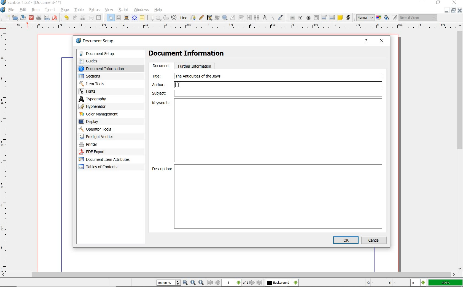 Image resolution: width=463 pixels, height=287 pixels. Describe the element at coordinates (39, 18) in the screenshot. I see `print` at that location.